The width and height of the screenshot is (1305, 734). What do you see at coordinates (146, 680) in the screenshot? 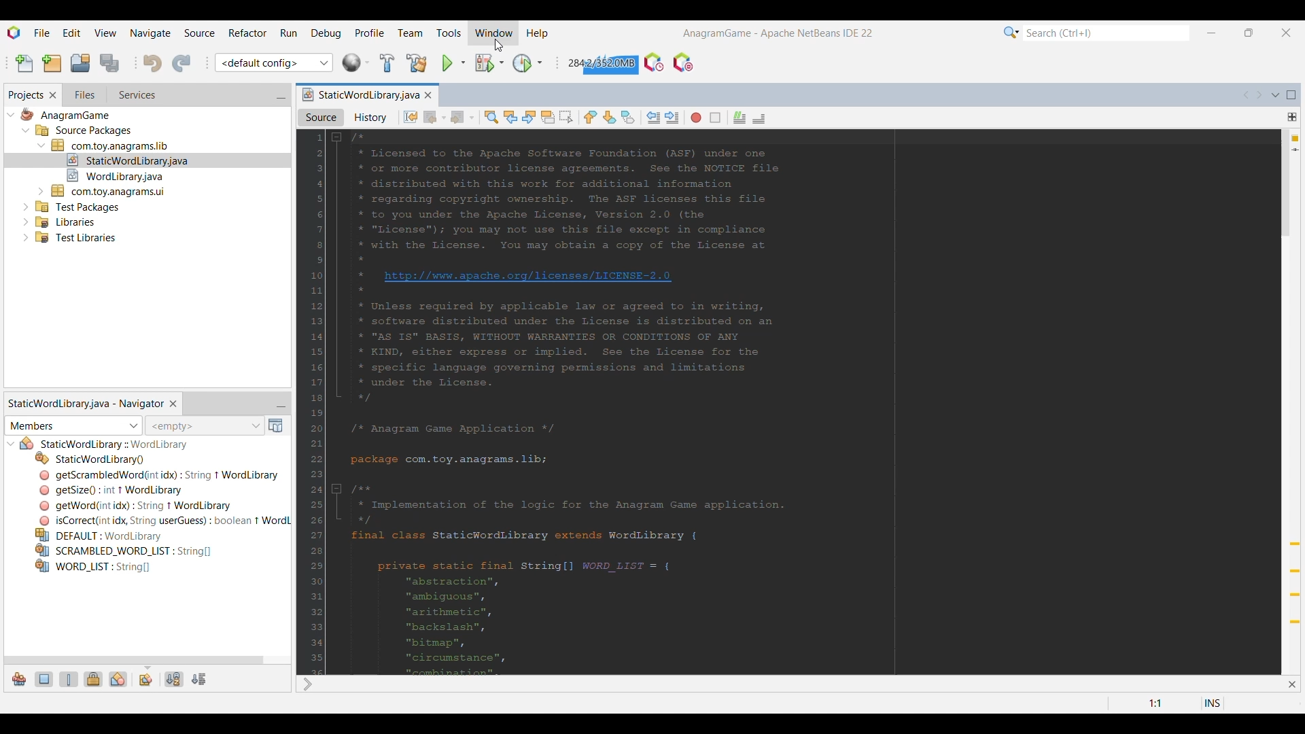
I see `Fully qualified names` at bounding box center [146, 680].